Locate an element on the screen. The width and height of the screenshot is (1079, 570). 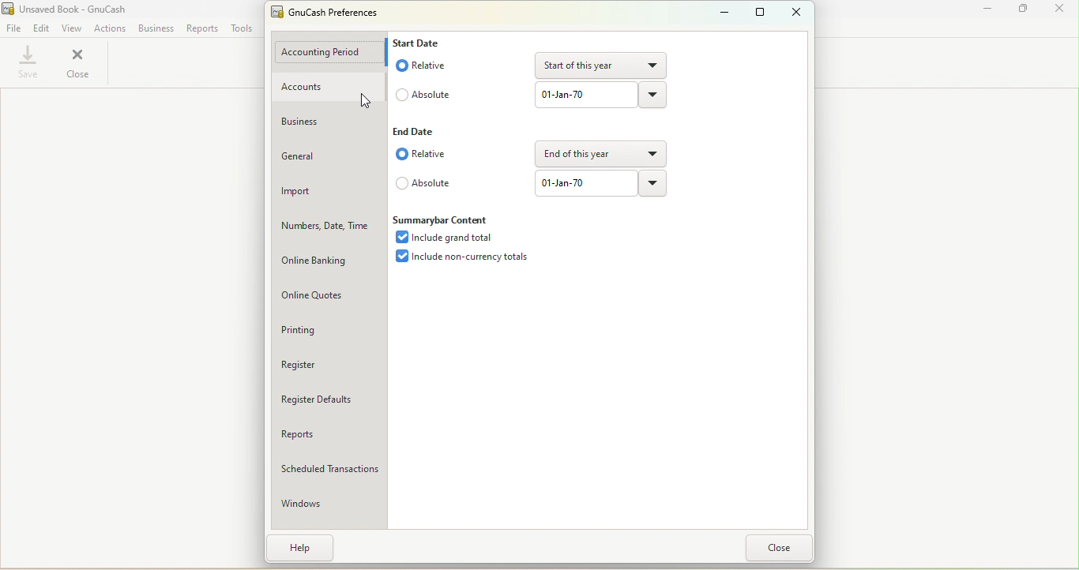
Drop down is located at coordinates (655, 64).